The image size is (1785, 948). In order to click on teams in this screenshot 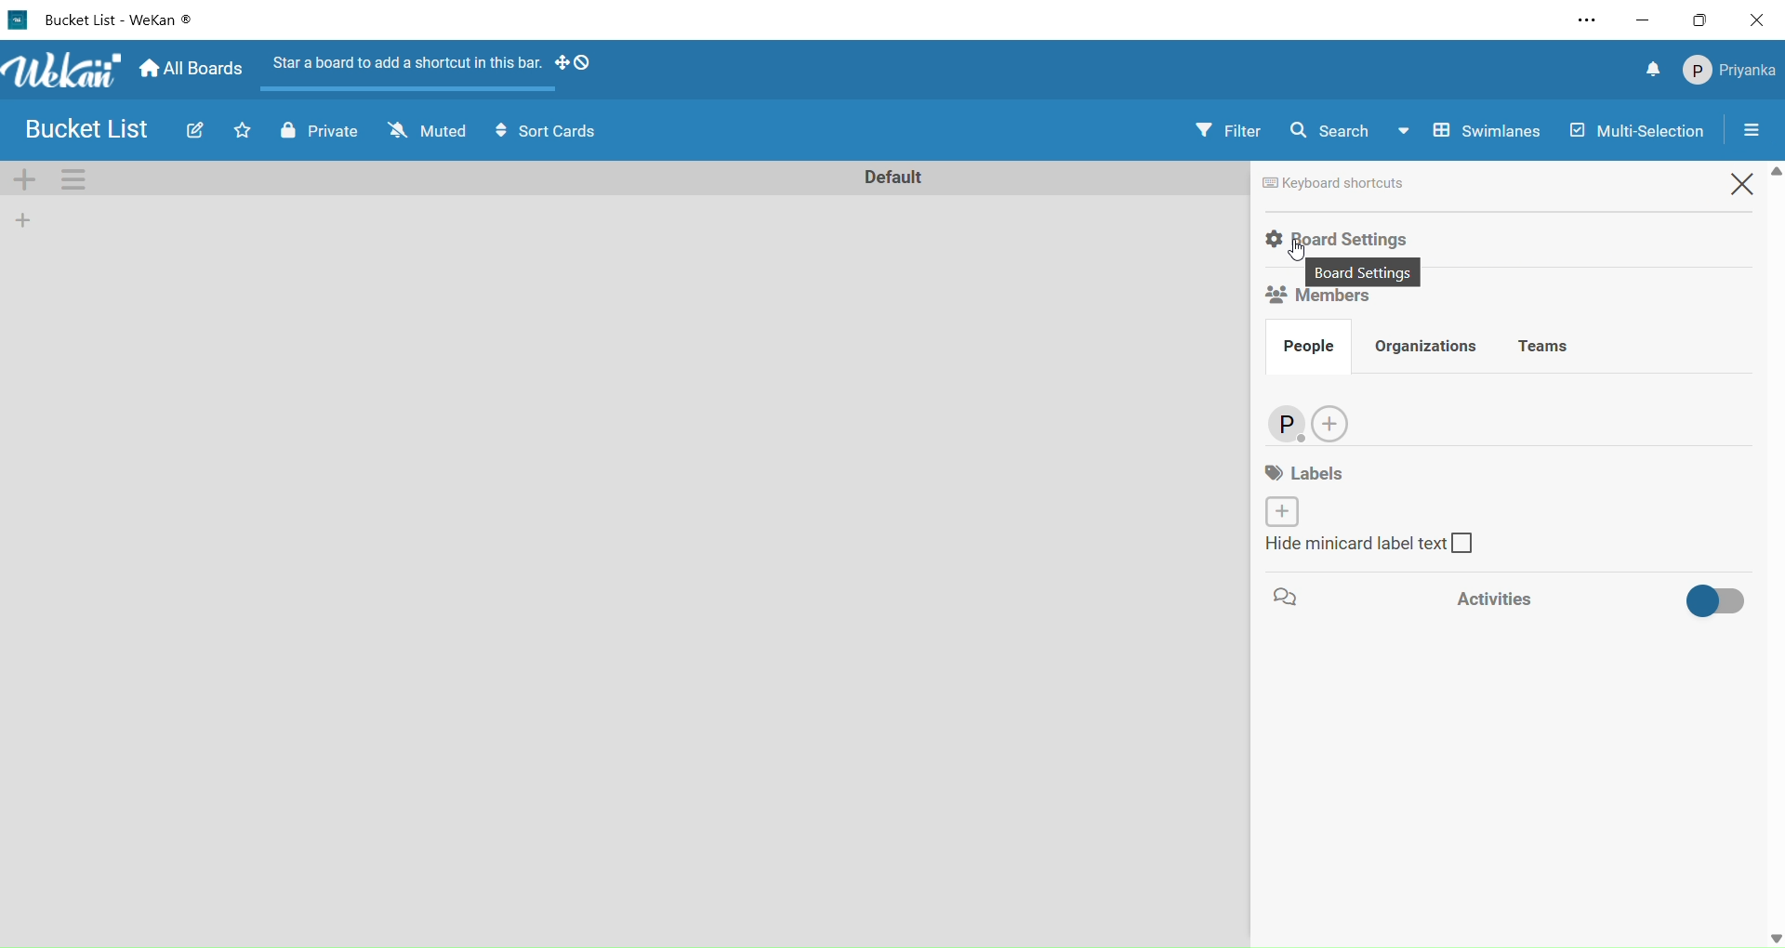, I will do `click(1552, 349)`.